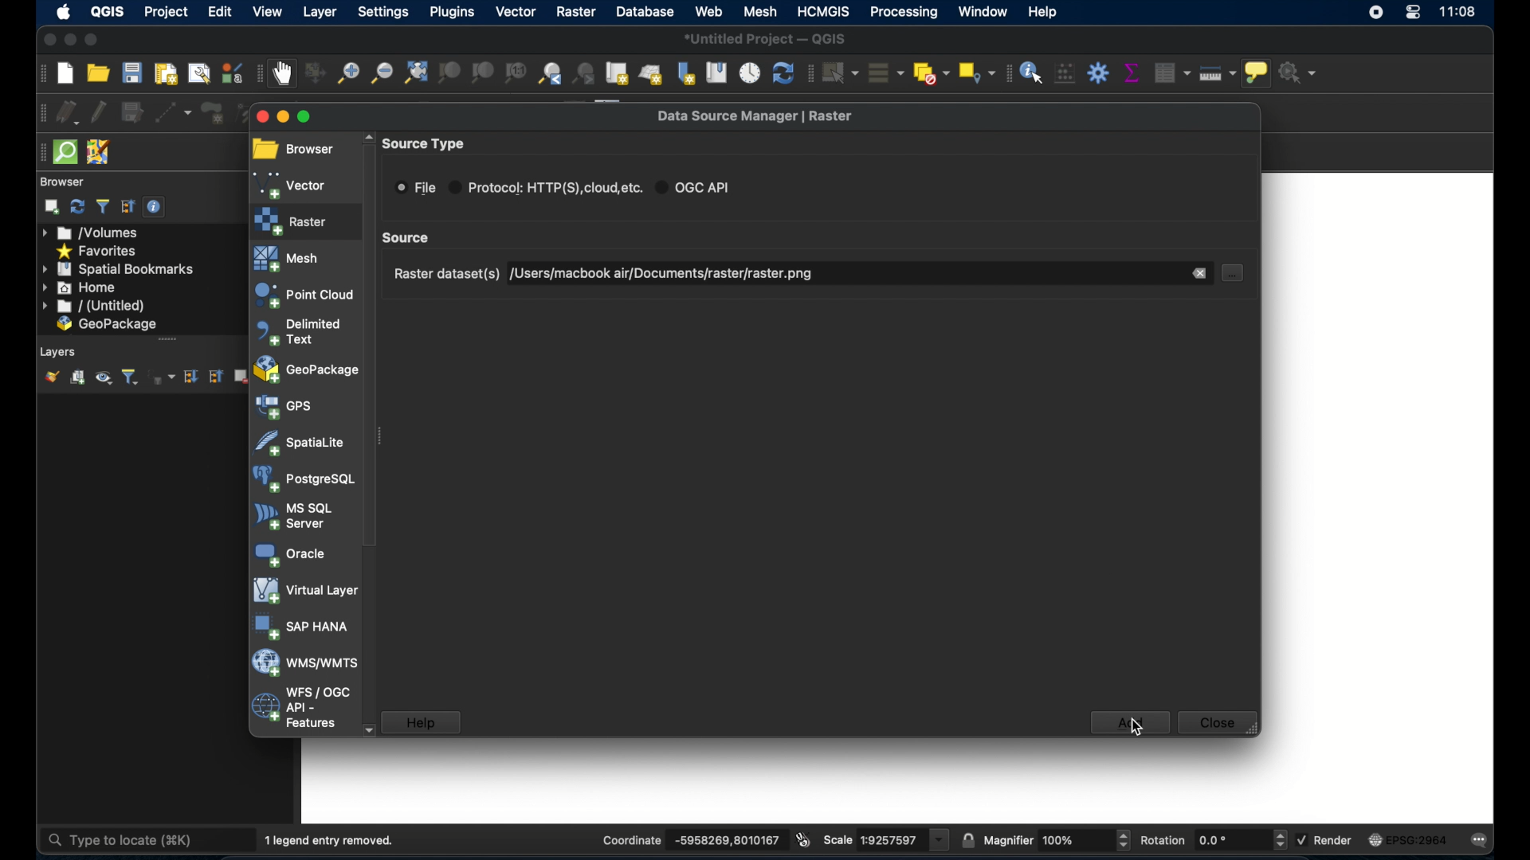 The image size is (1530, 860). I want to click on toggle extents and mouse position display, so click(805, 838).